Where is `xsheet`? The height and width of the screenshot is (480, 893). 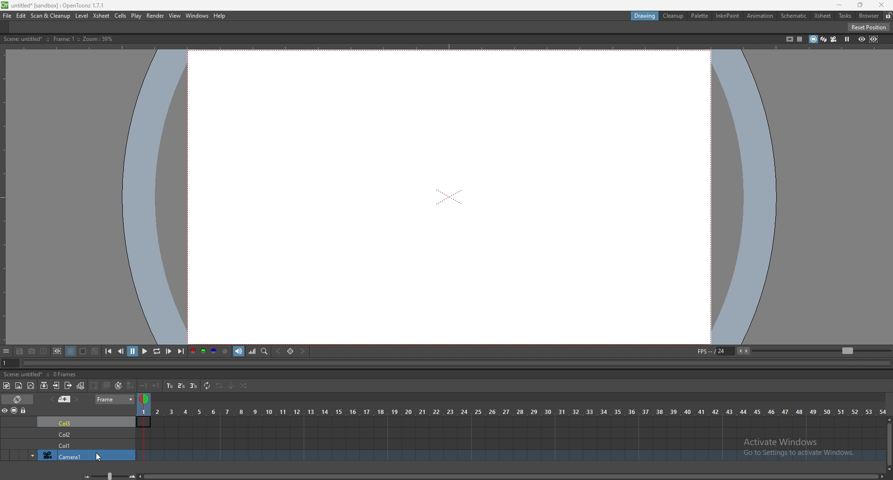
xsheet is located at coordinates (823, 16).